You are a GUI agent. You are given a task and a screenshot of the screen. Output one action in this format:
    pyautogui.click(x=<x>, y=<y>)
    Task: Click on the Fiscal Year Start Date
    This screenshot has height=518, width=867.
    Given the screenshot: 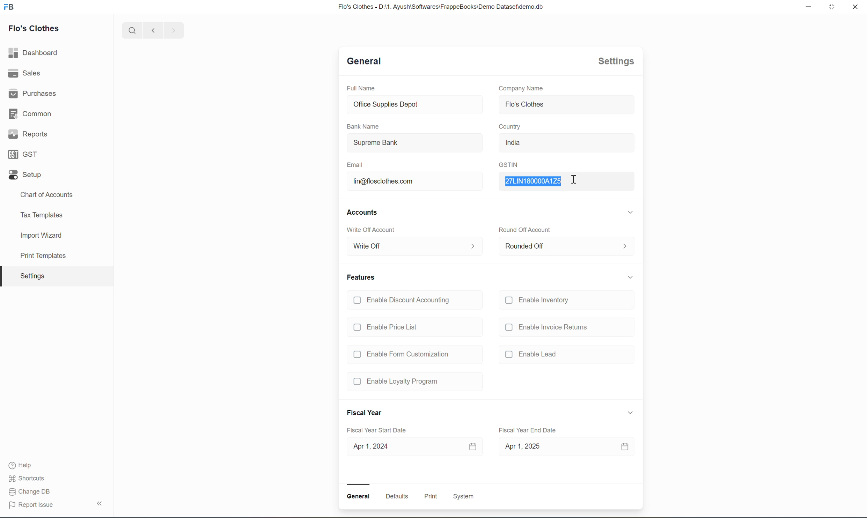 What is the action you would take?
    pyautogui.click(x=376, y=430)
    